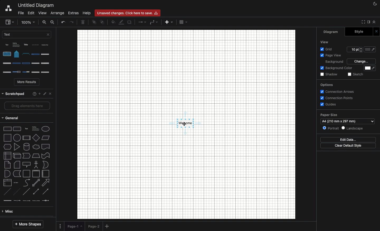  What do you see at coordinates (58, 13) in the screenshot?
I see `Arrange` at bounding box center [58, 13].